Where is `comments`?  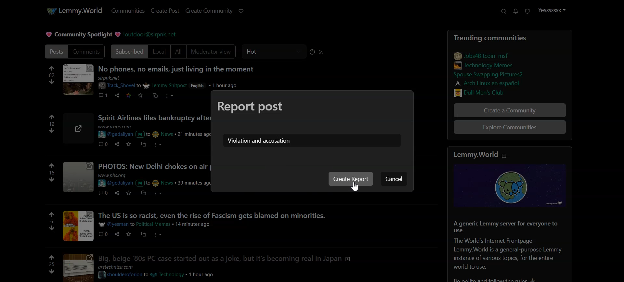 comments is located at coordinates (102, 144).